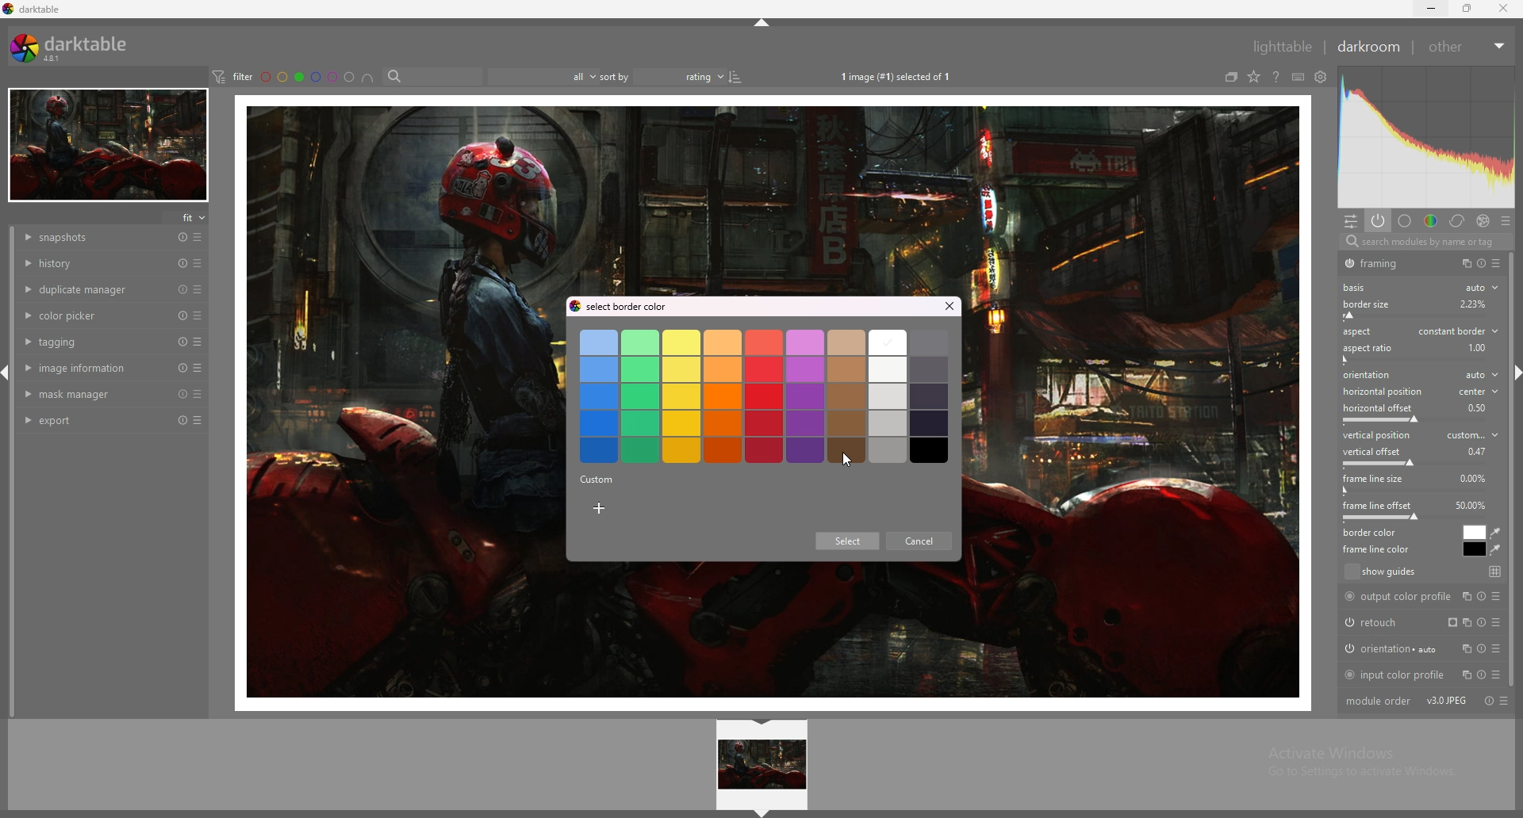 The width and height of the screenshot is (1523, 818). I want to click on waterdrop, so click(1497, 533).